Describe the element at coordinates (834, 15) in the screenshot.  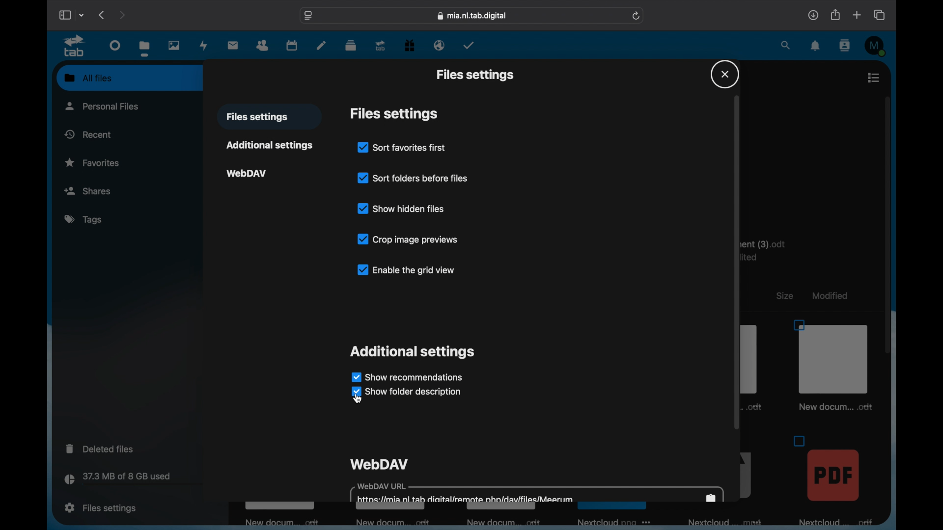
I see `share` at that location.